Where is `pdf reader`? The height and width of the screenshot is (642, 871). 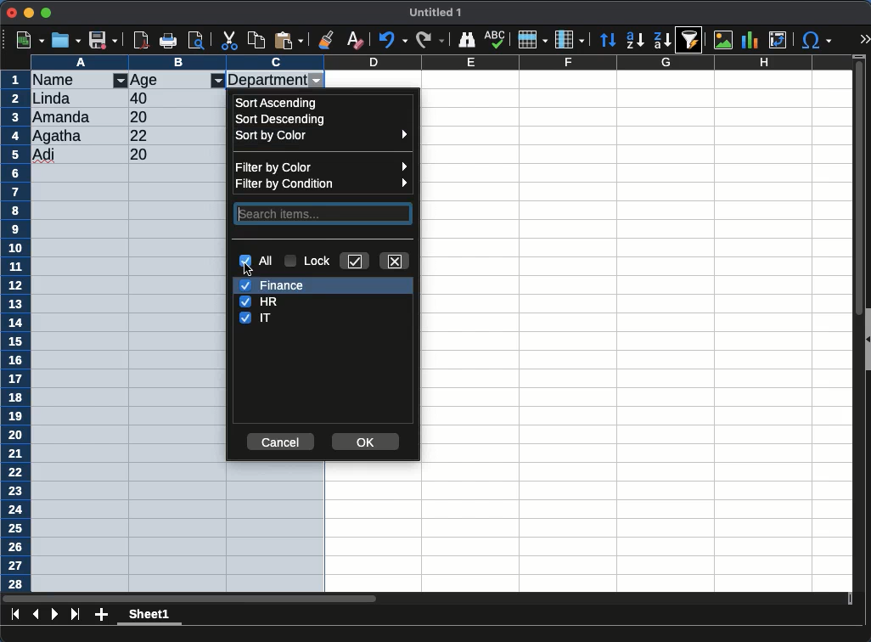
pdf reader is located at coordinates (141, 42).